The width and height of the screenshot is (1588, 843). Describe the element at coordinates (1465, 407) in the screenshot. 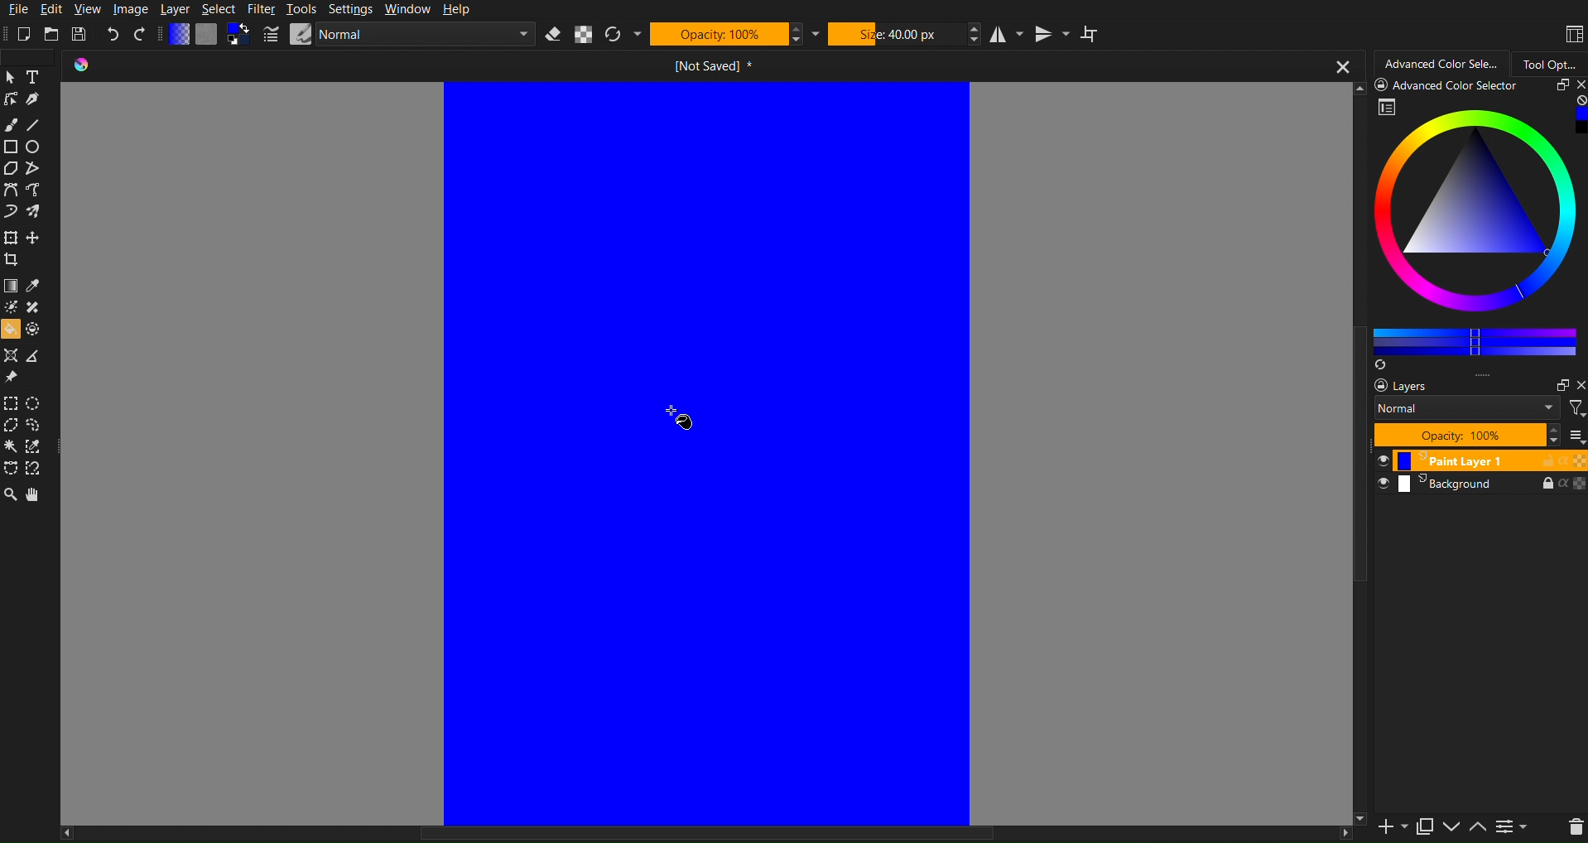

I see `normal` at that location.